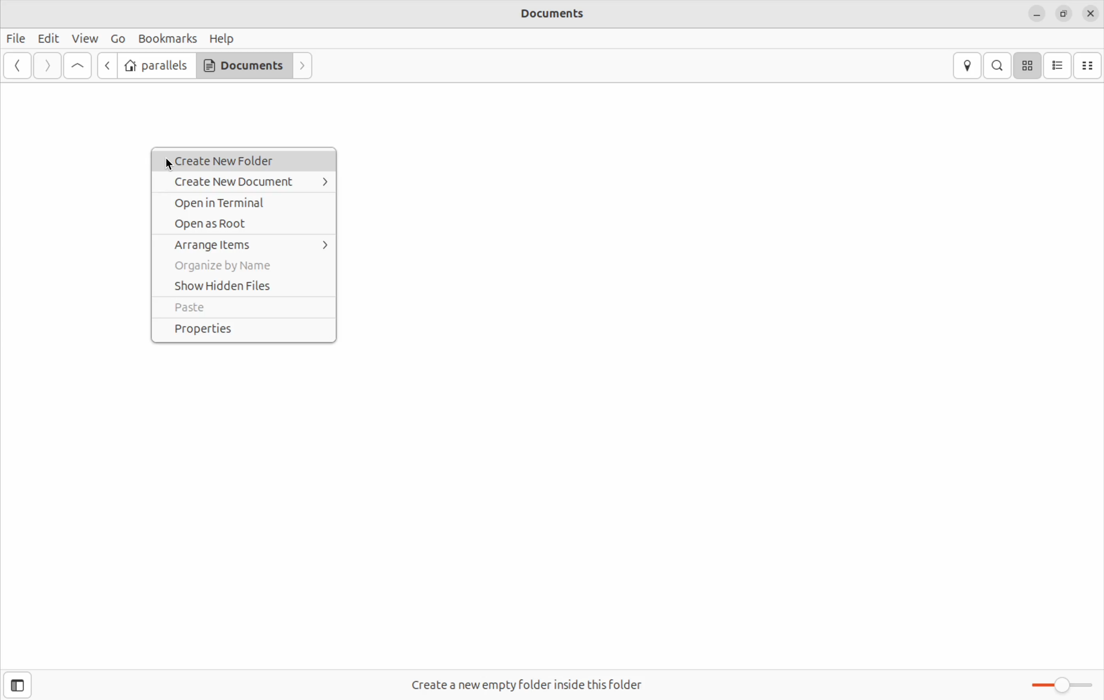  I want to click on Properties, so click(247, 331).